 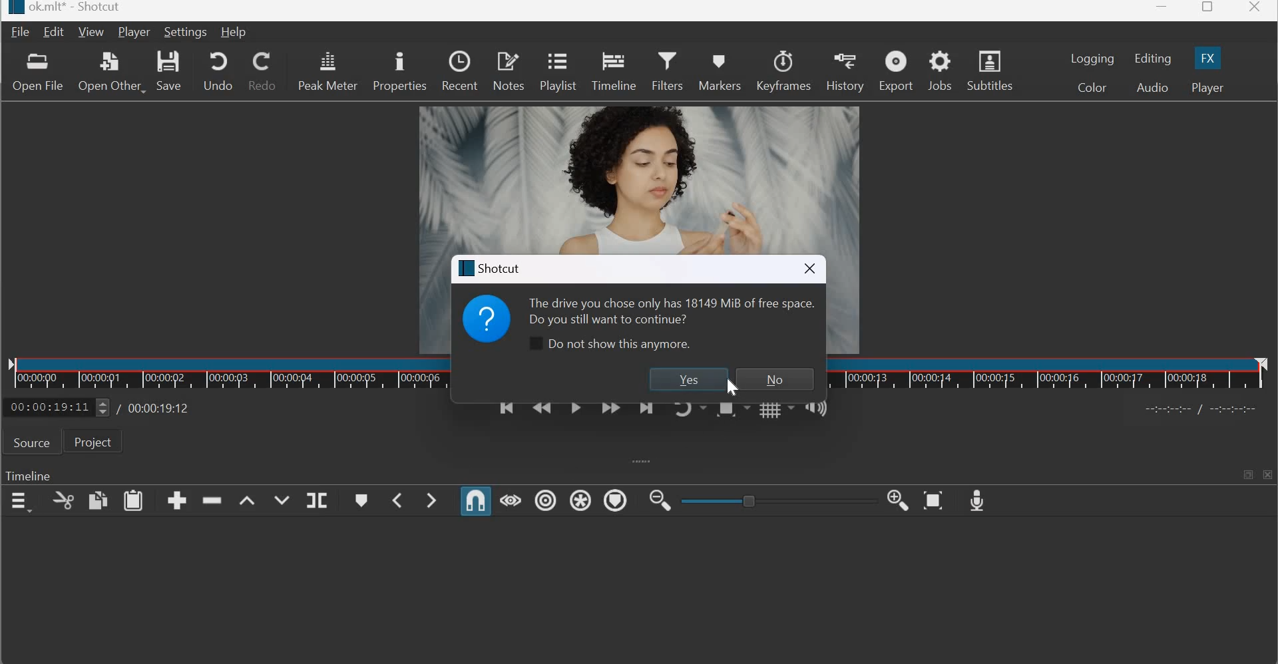 What do you see at coordinates (327, 70) in the screenshot?
I see `Peak meter` at bounding box center [327, 70].